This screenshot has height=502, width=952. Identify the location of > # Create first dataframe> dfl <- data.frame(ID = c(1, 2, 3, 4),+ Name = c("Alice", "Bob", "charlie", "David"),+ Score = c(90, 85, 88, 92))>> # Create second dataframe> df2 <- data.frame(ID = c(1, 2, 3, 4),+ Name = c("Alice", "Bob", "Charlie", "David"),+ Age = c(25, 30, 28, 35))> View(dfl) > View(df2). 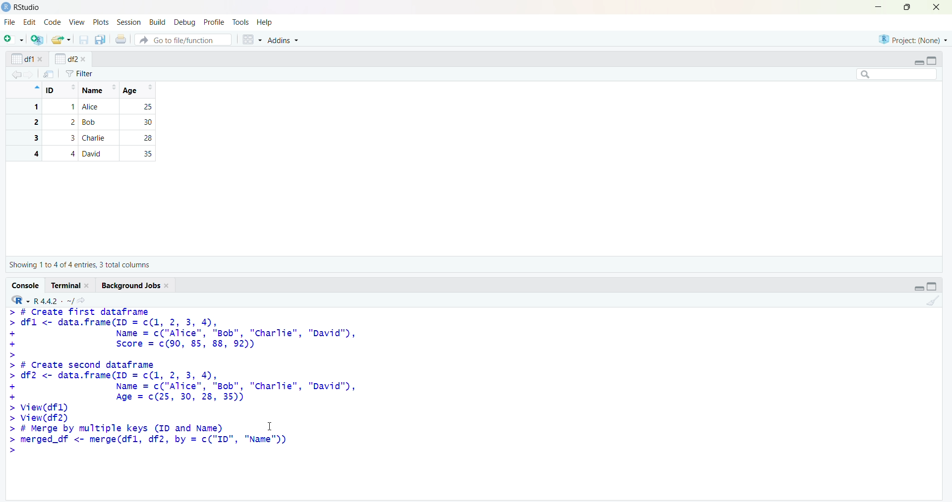
(183, 365).